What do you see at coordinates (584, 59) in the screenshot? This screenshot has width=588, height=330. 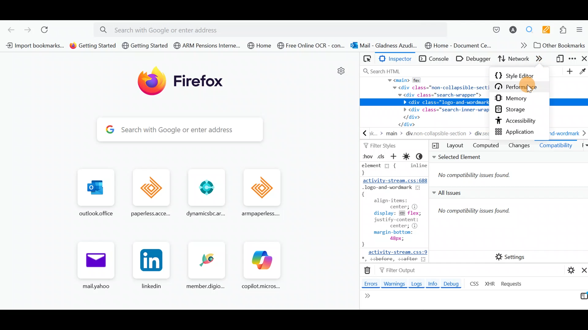 I see `Close developer tools` at bounding box center [584, 59].